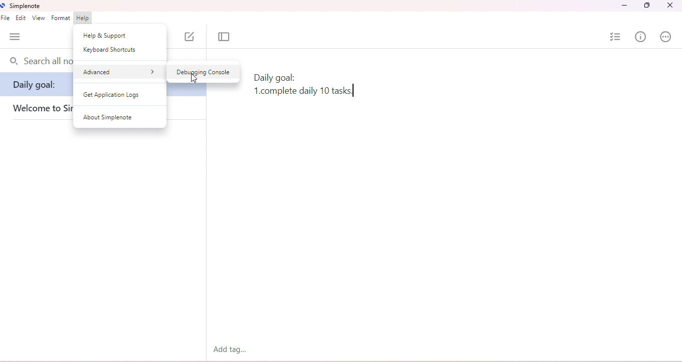 The height and width of the screenshot is (362, 682). I want to click on welcome simplenote, so click(40, 109).